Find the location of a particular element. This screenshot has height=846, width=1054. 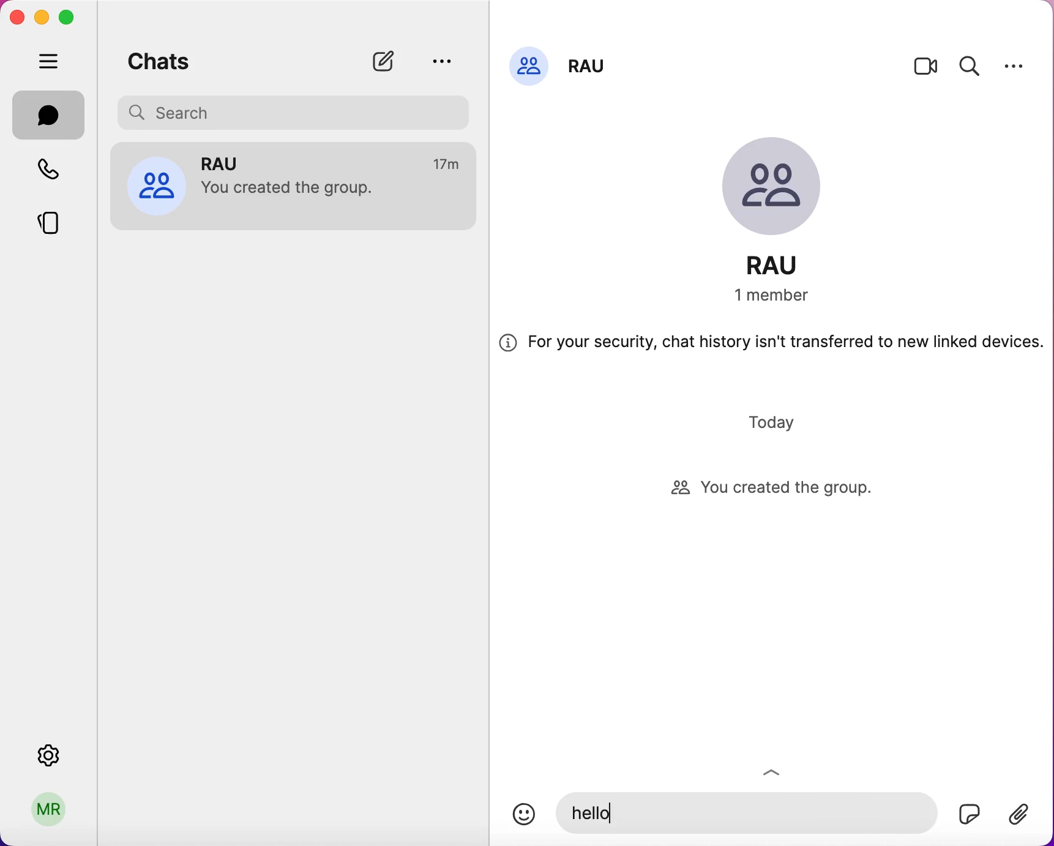

hide bar is located at coordinates (51, 62).